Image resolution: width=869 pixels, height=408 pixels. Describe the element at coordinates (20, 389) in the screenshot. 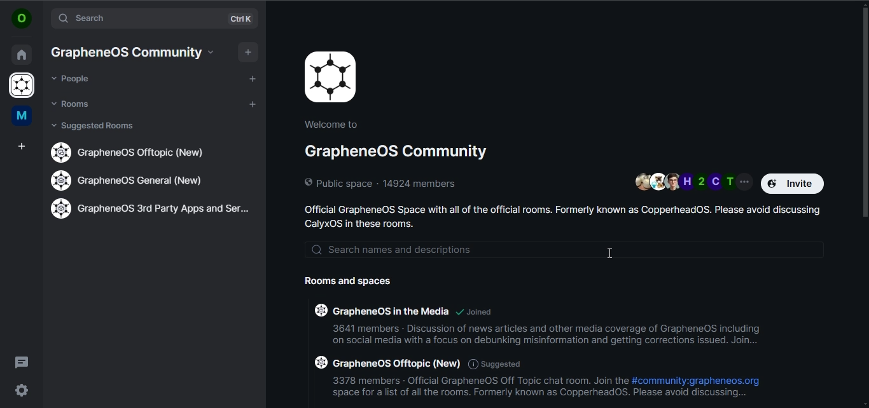

I see `quicker settings` at that location.